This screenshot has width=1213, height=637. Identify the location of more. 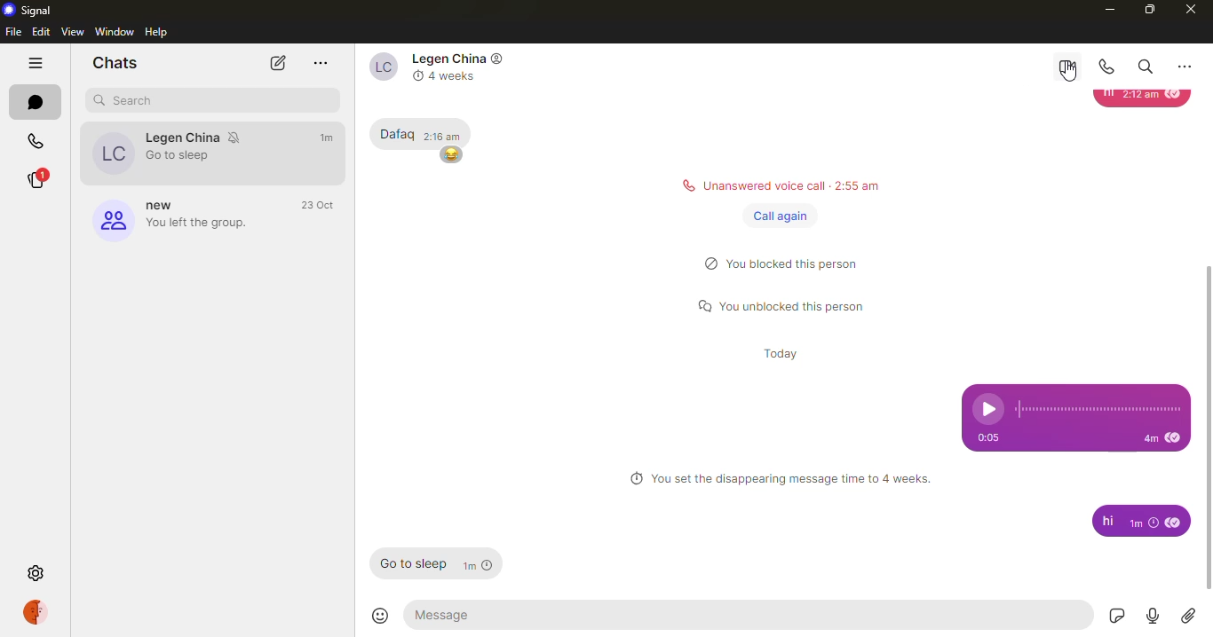
(1185, 65).